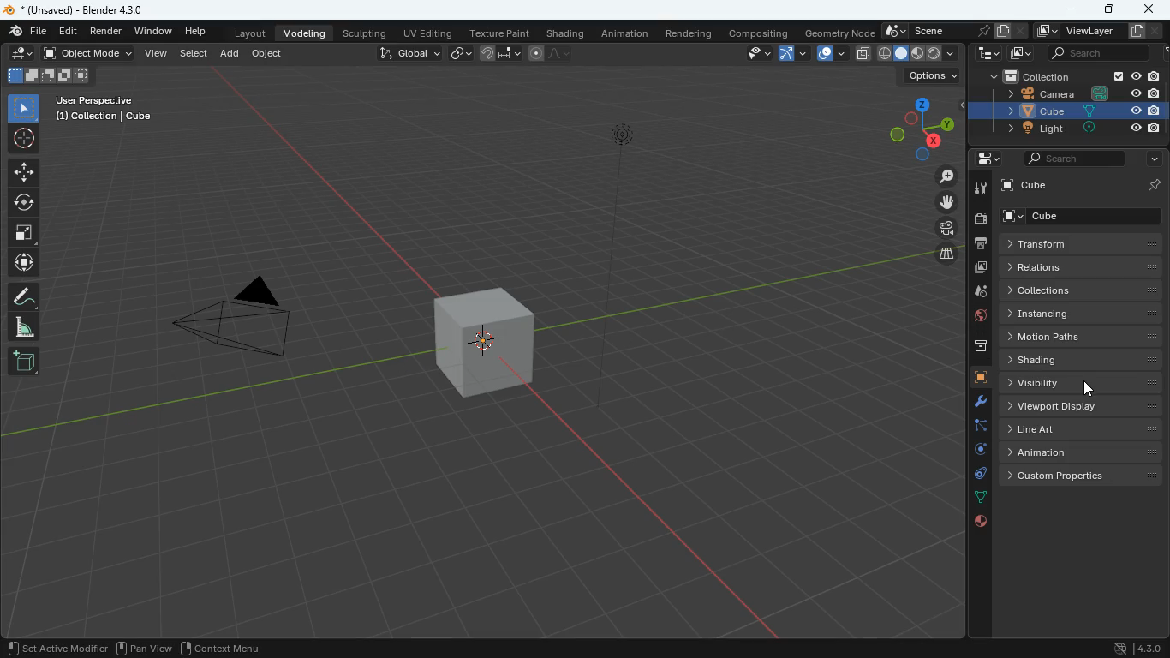 This screenshot has height=658, width=1170. Describe the element at coordinates (305, 33) in the screenshot. I see `modeling` at that location.